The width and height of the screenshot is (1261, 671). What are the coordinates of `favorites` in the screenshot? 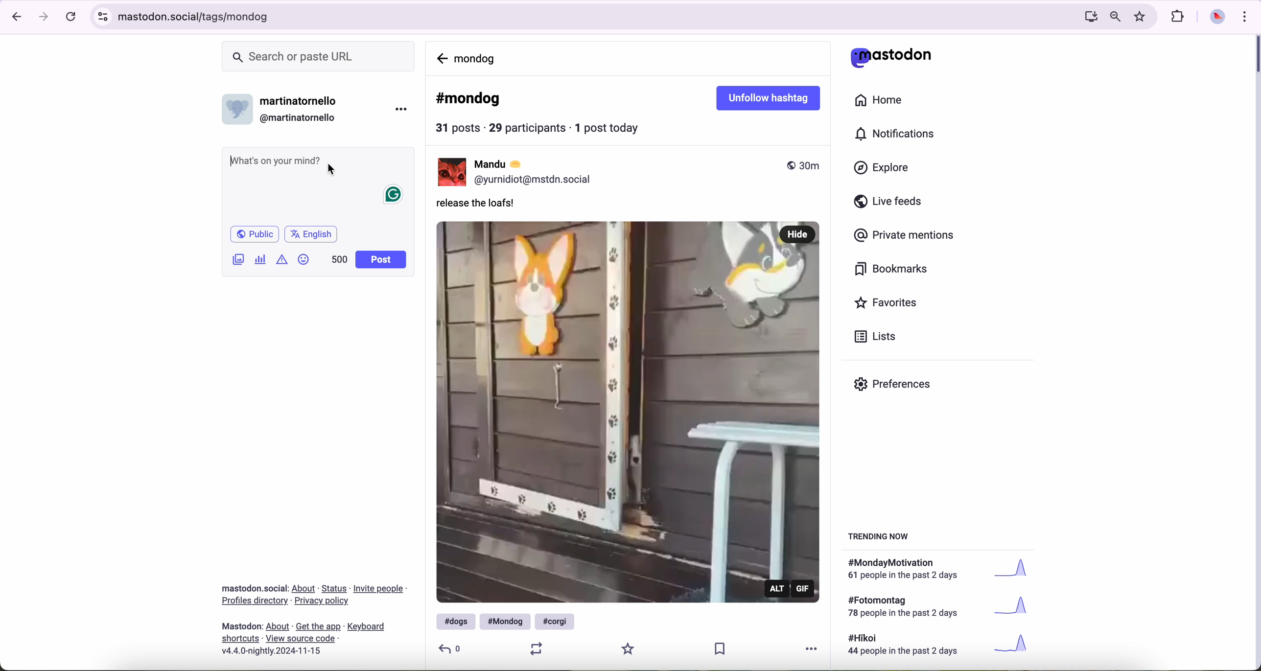 It's located at (887, 303).